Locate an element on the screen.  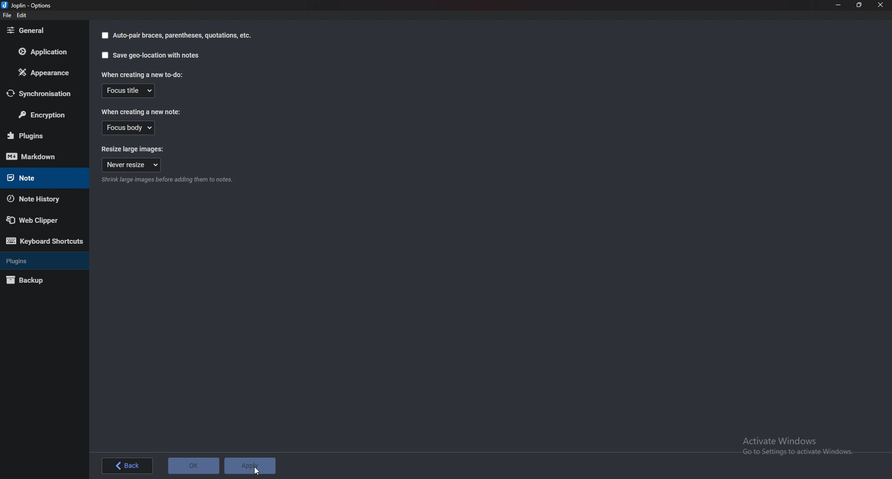
Apply is located at coordinates (251, 466).